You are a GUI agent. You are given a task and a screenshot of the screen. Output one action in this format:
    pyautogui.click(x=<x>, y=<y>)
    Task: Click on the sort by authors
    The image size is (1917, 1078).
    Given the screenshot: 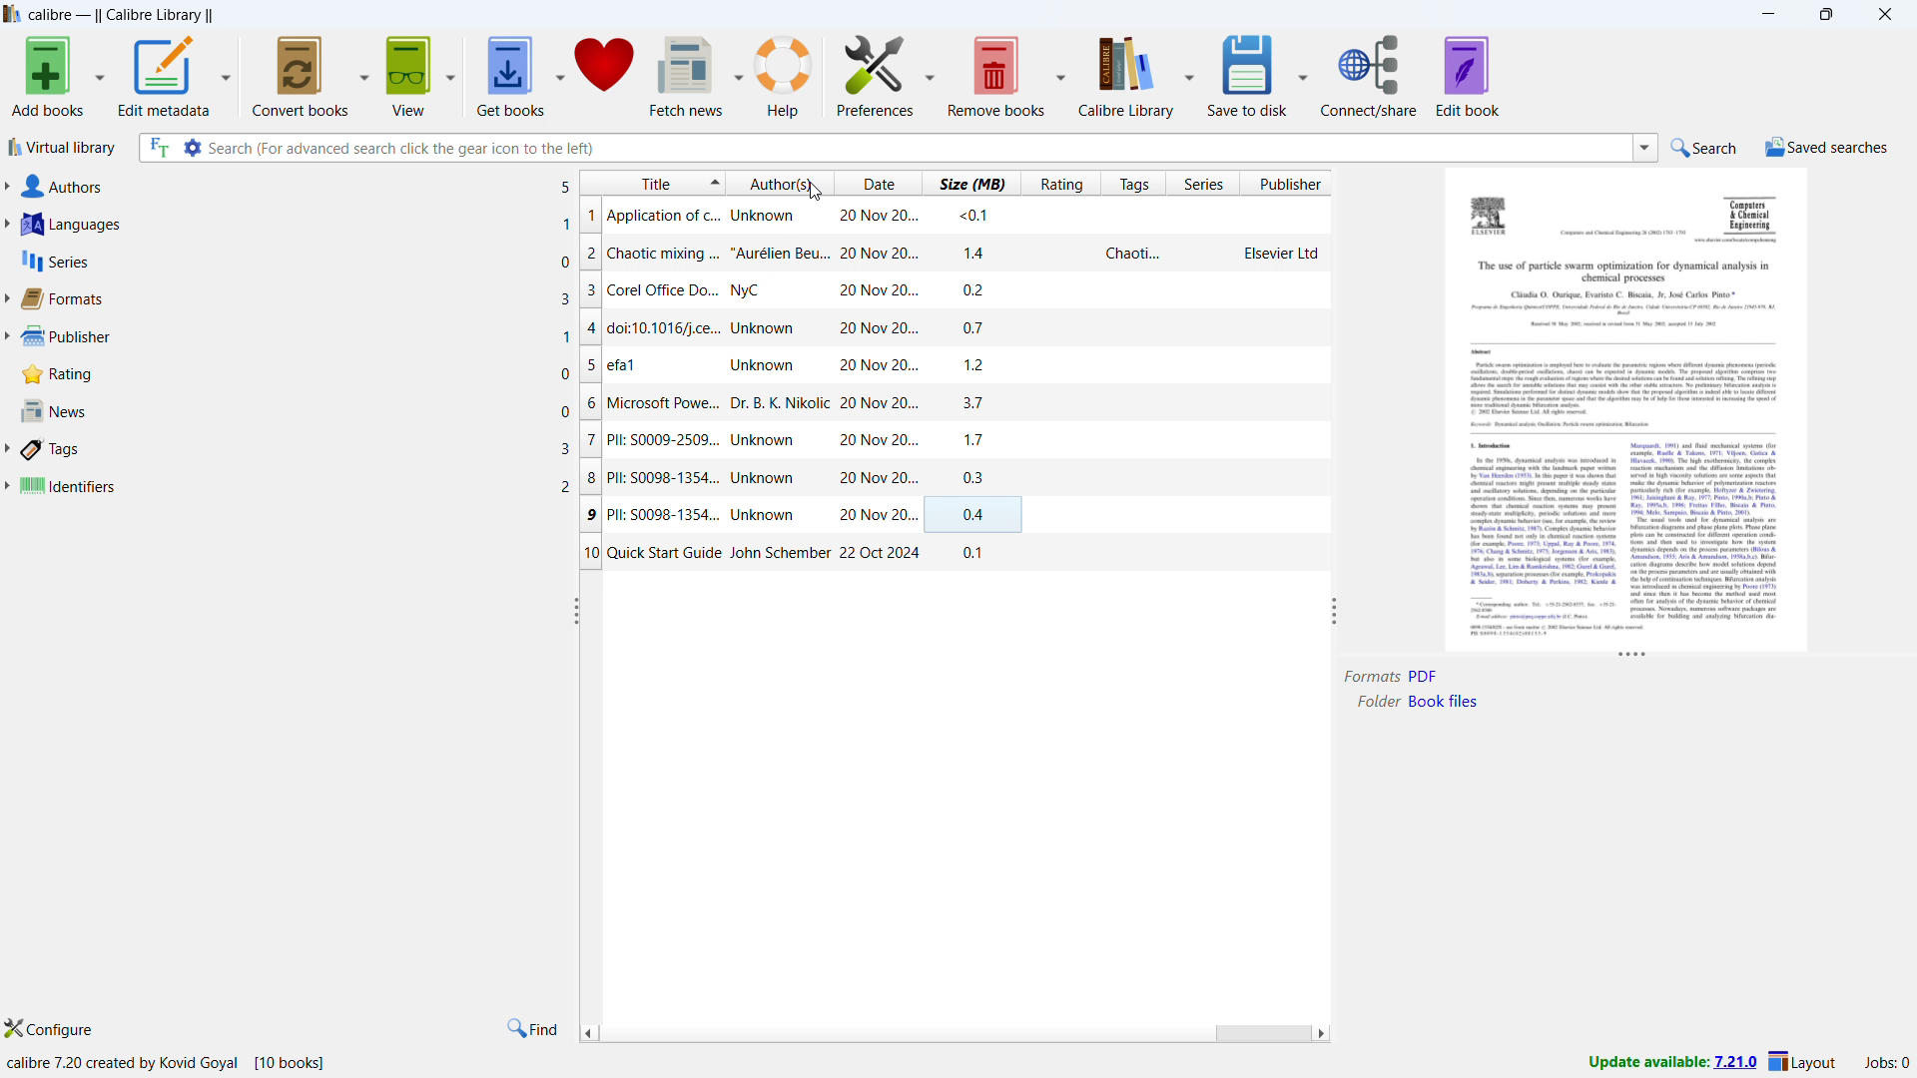 What is the action you would take?
    pyautogui.click(x=778, y=183)
    